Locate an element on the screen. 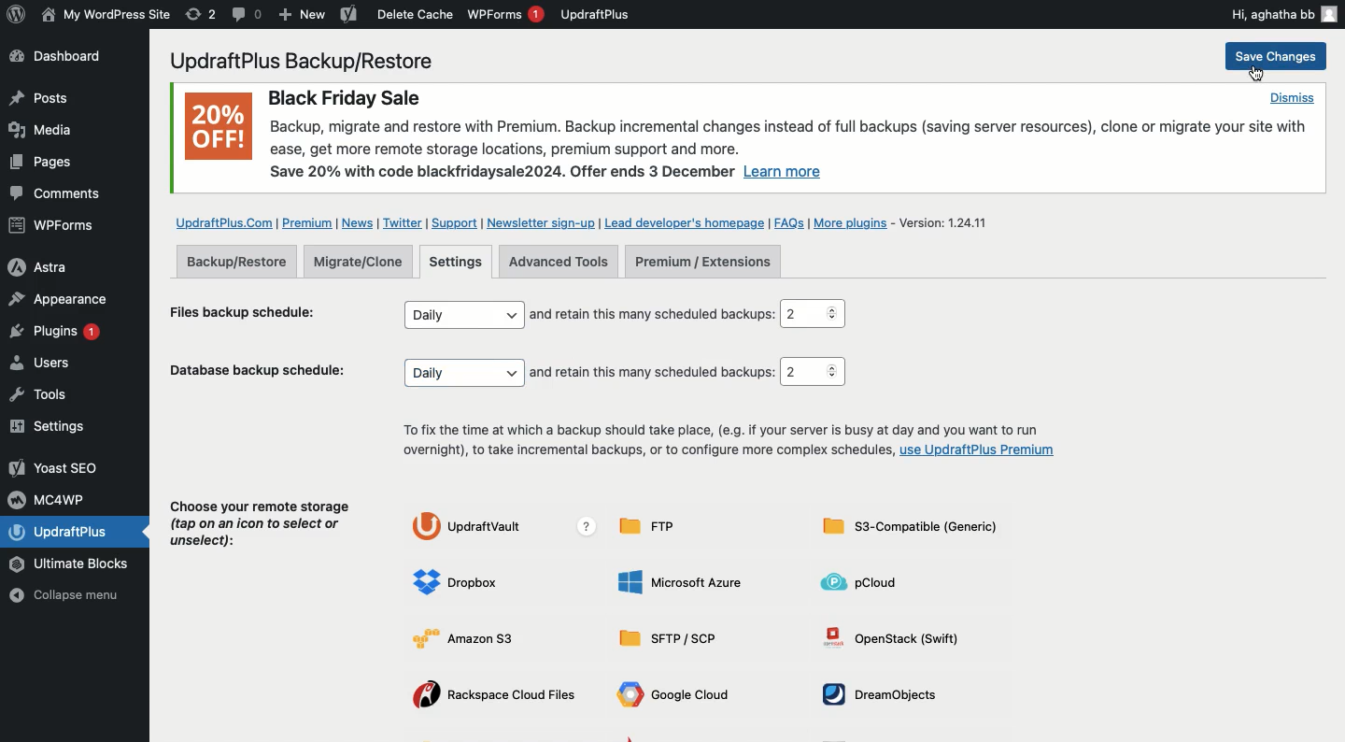  Backup, migrate and restore with Premium. Backup incremental changes instead of full backups (saving server resources), clone or migrate your site withease, get more remote storage locations, premium support and more. Save 20% with code blackfridaysale2024. Offer ends 3 December Learn more is located at coordinates (793, 150).